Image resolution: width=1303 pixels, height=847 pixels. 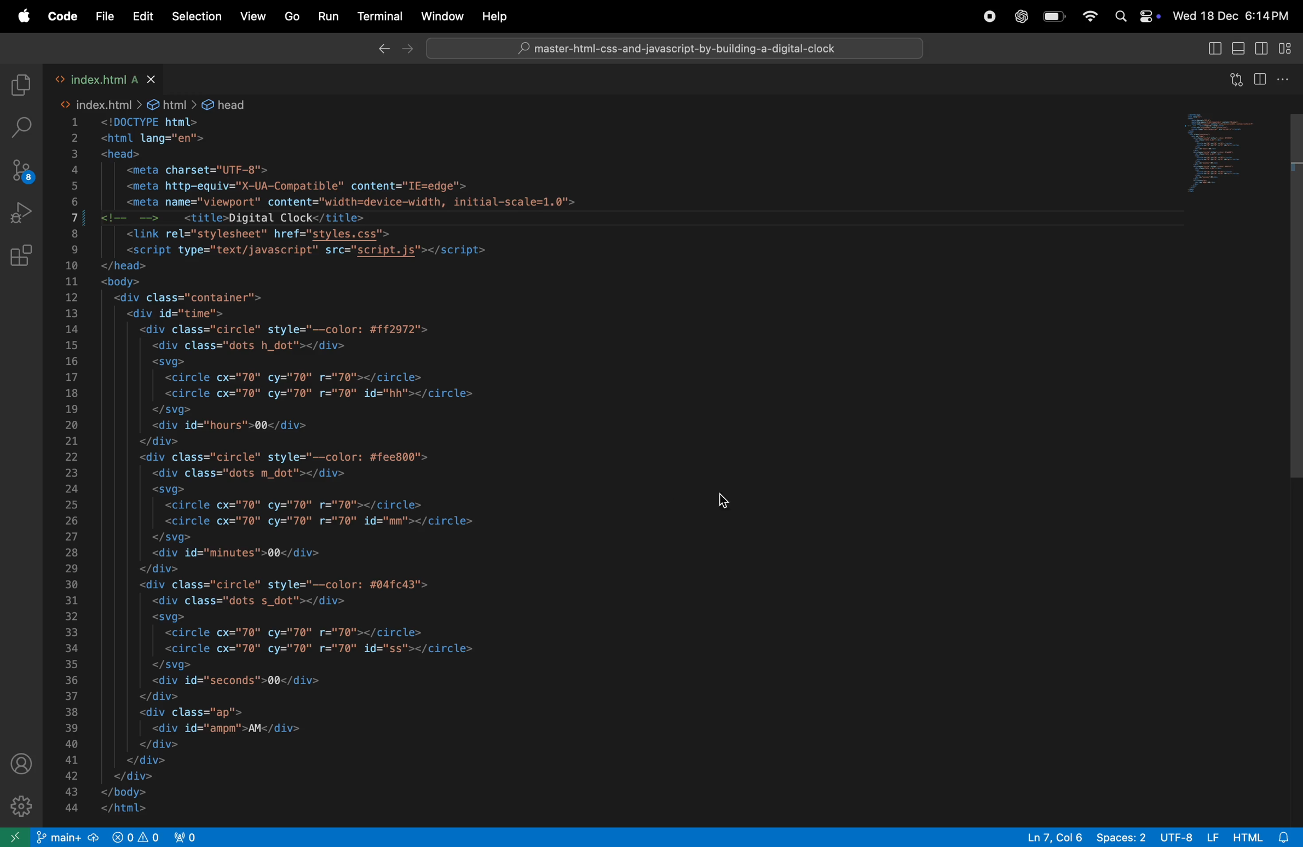 I want to click on code window, so click(x=1231, y=154).